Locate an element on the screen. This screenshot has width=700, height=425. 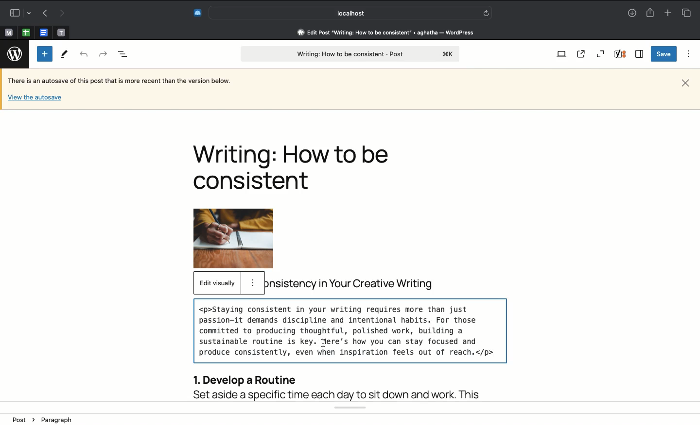
Image is located at coordinates (245, 238).